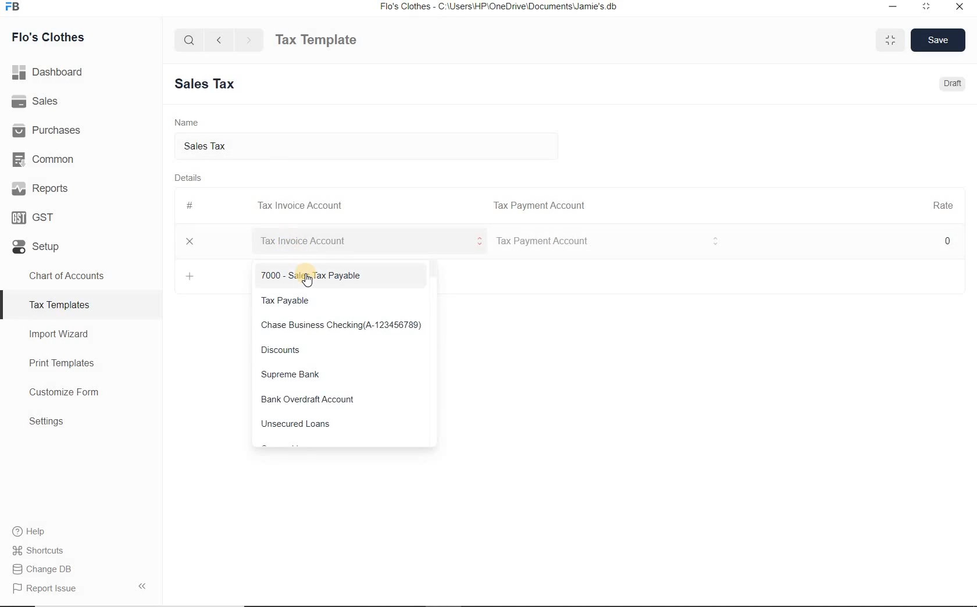 The width and height of the screenshot is (977, 607). Describe the element at coordinates (80, 276) in the screenshot. I see `Chart of Accounts` at that location.